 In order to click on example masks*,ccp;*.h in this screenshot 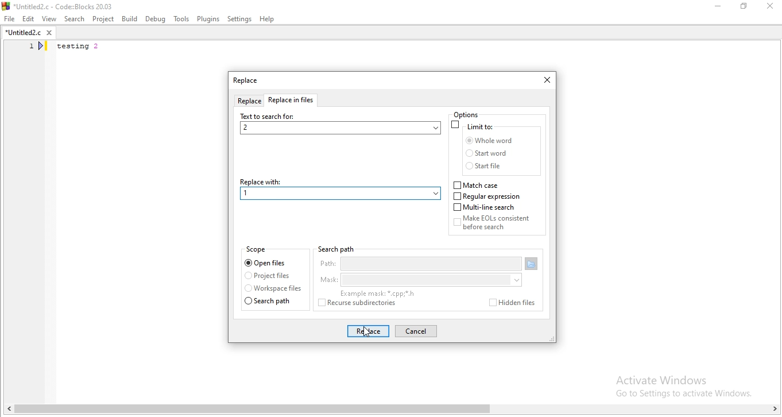, I will do `click(377, 294)`.